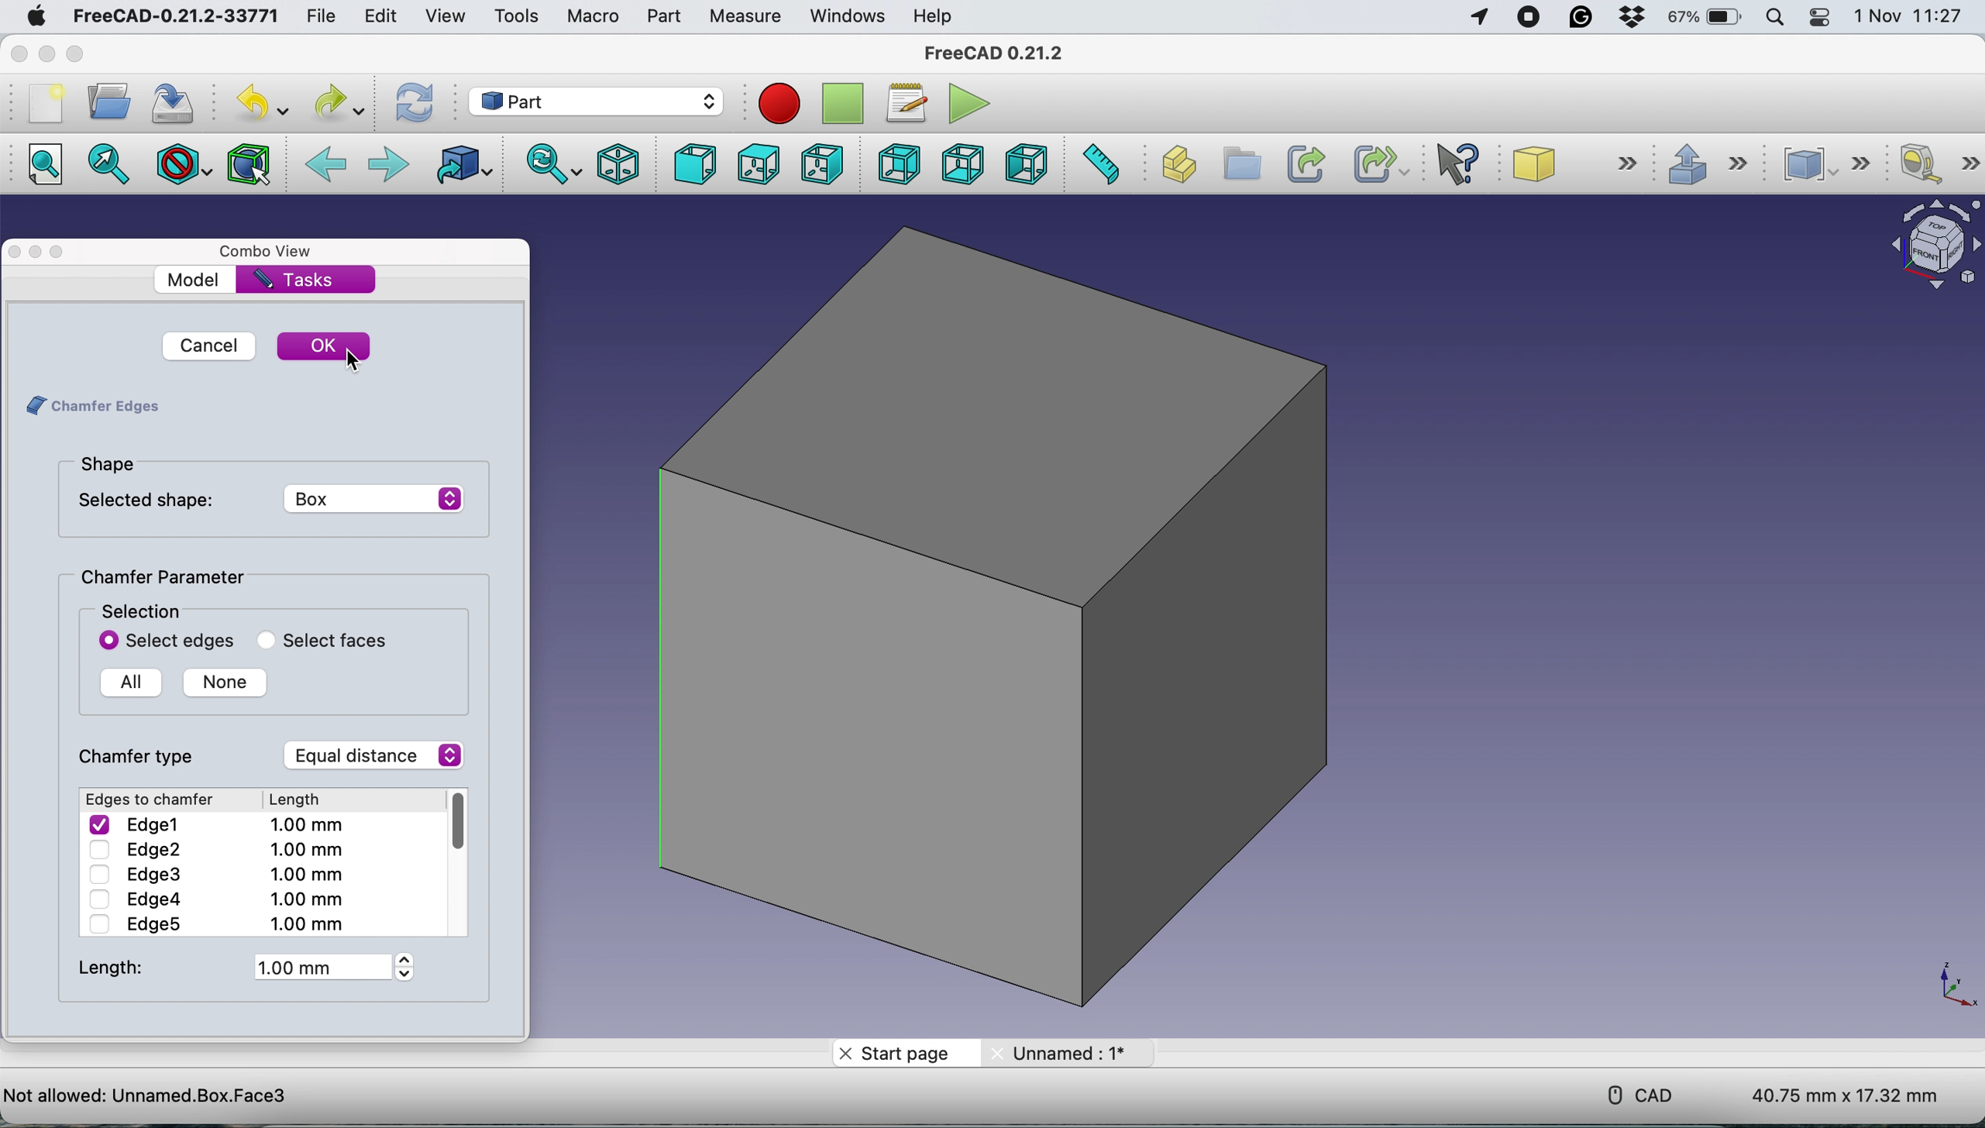 The height and width of the screenshot is (1128, 1985). Describe the element at coordinates (194, 280) in the screenshot. I see `model` at that location.